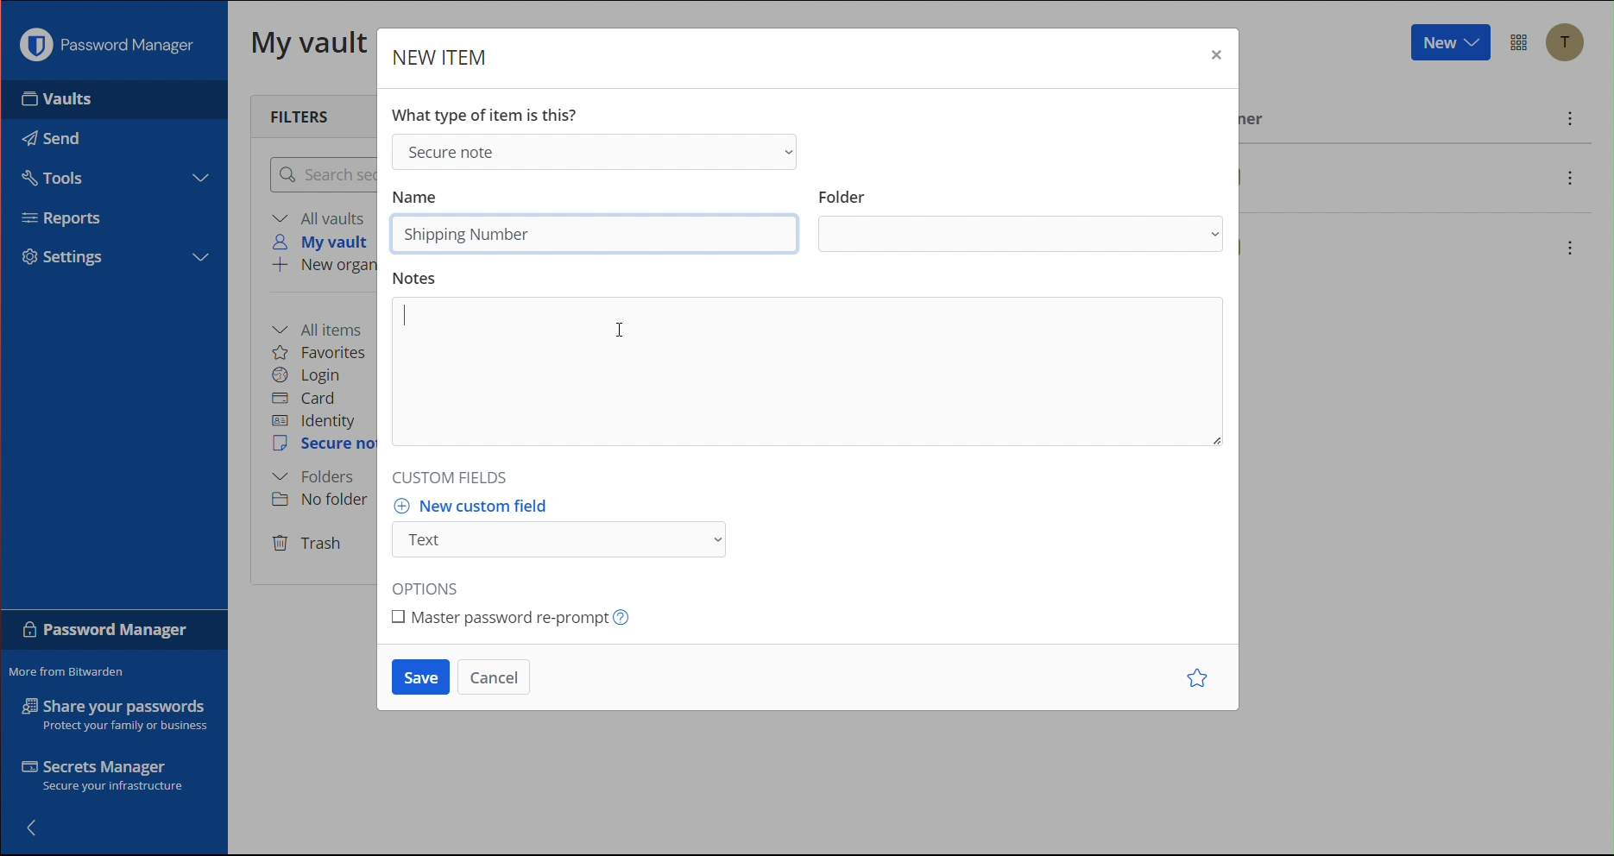 The width and height of the screenshot is (1614, 856). I want to click on Identity, so click(318, 423).